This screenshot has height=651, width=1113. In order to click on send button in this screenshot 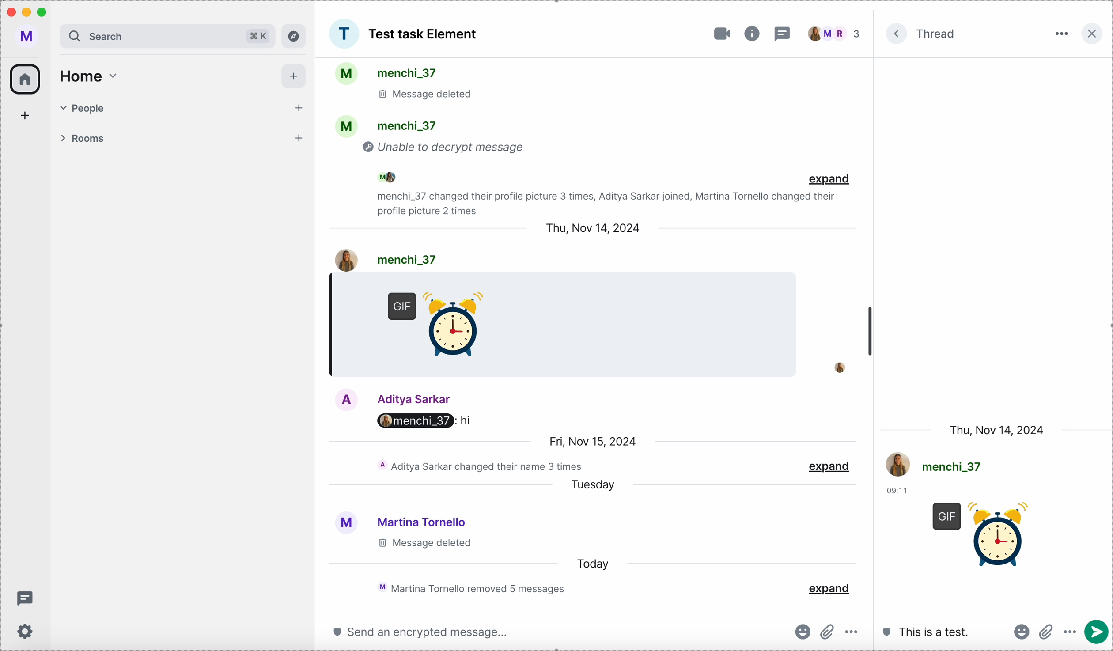, I will do `click(1046, 633)`.